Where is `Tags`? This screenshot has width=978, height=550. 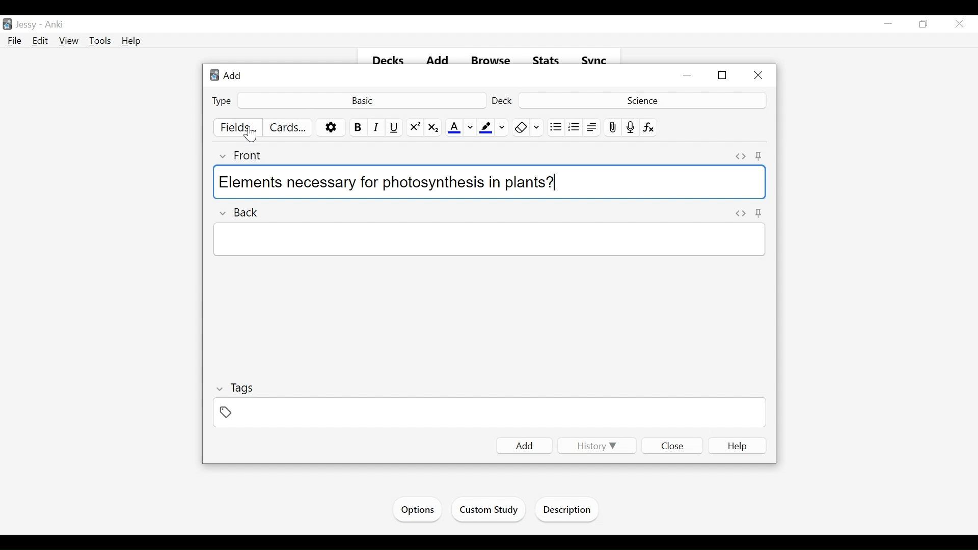
Tags is located at coordinates (236, 389).